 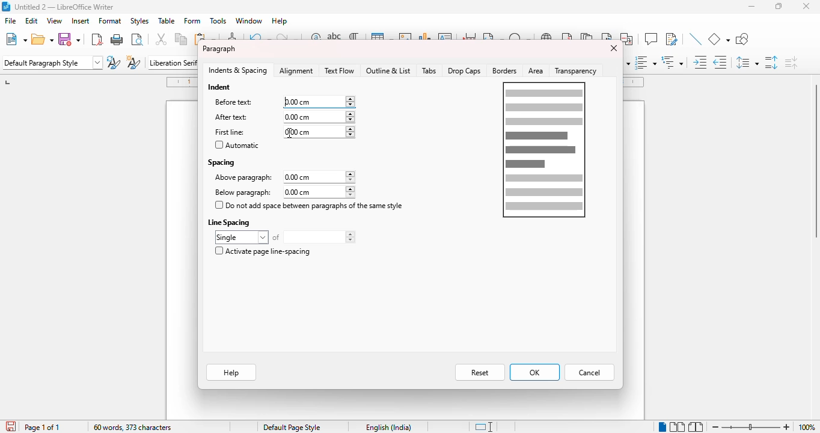 What do you see at coordinates (696, 426) in the screenshot?
I see `book view` at bounding box center [696, 426].